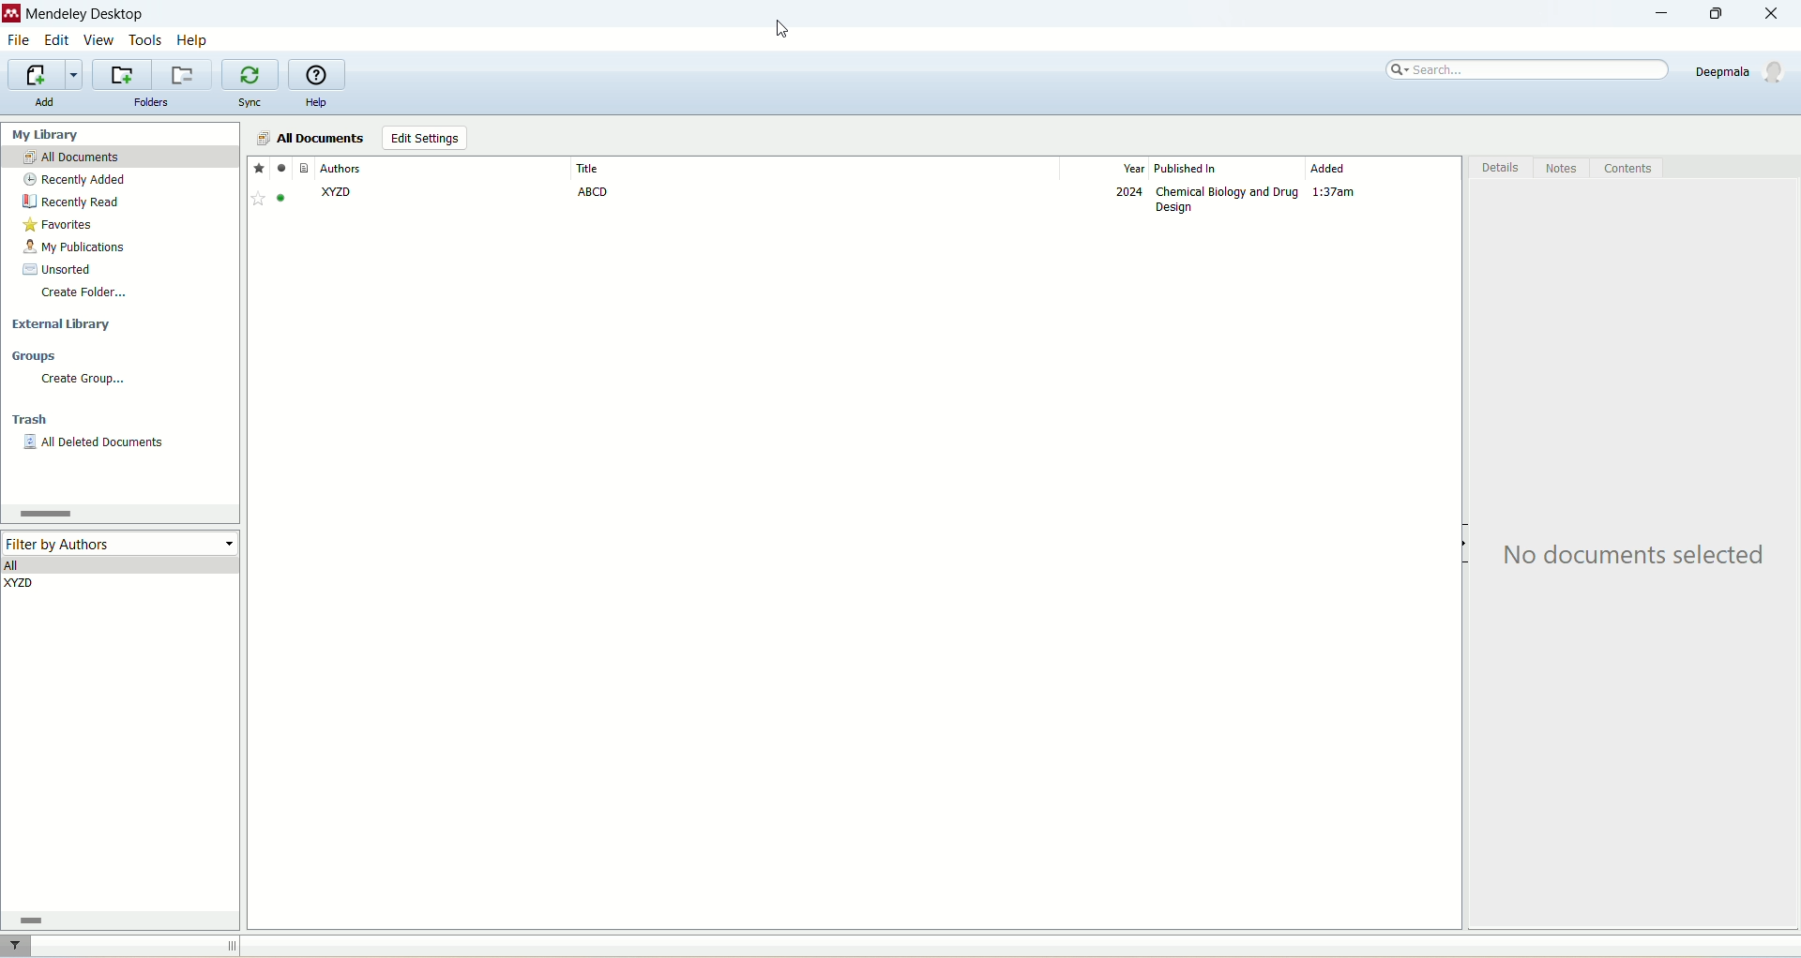  I want to click on text, so click(1639, 556).